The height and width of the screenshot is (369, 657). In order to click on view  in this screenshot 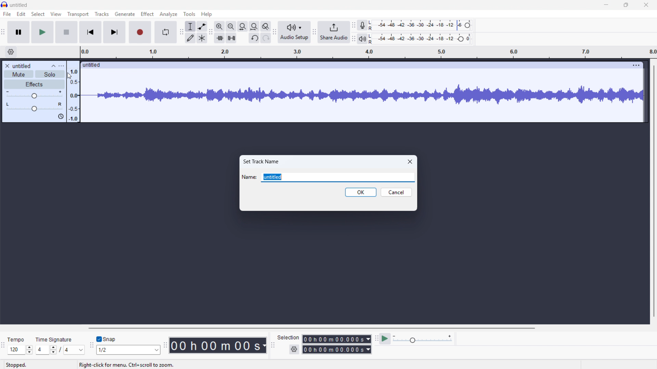, I will do `click(56, 14)`.